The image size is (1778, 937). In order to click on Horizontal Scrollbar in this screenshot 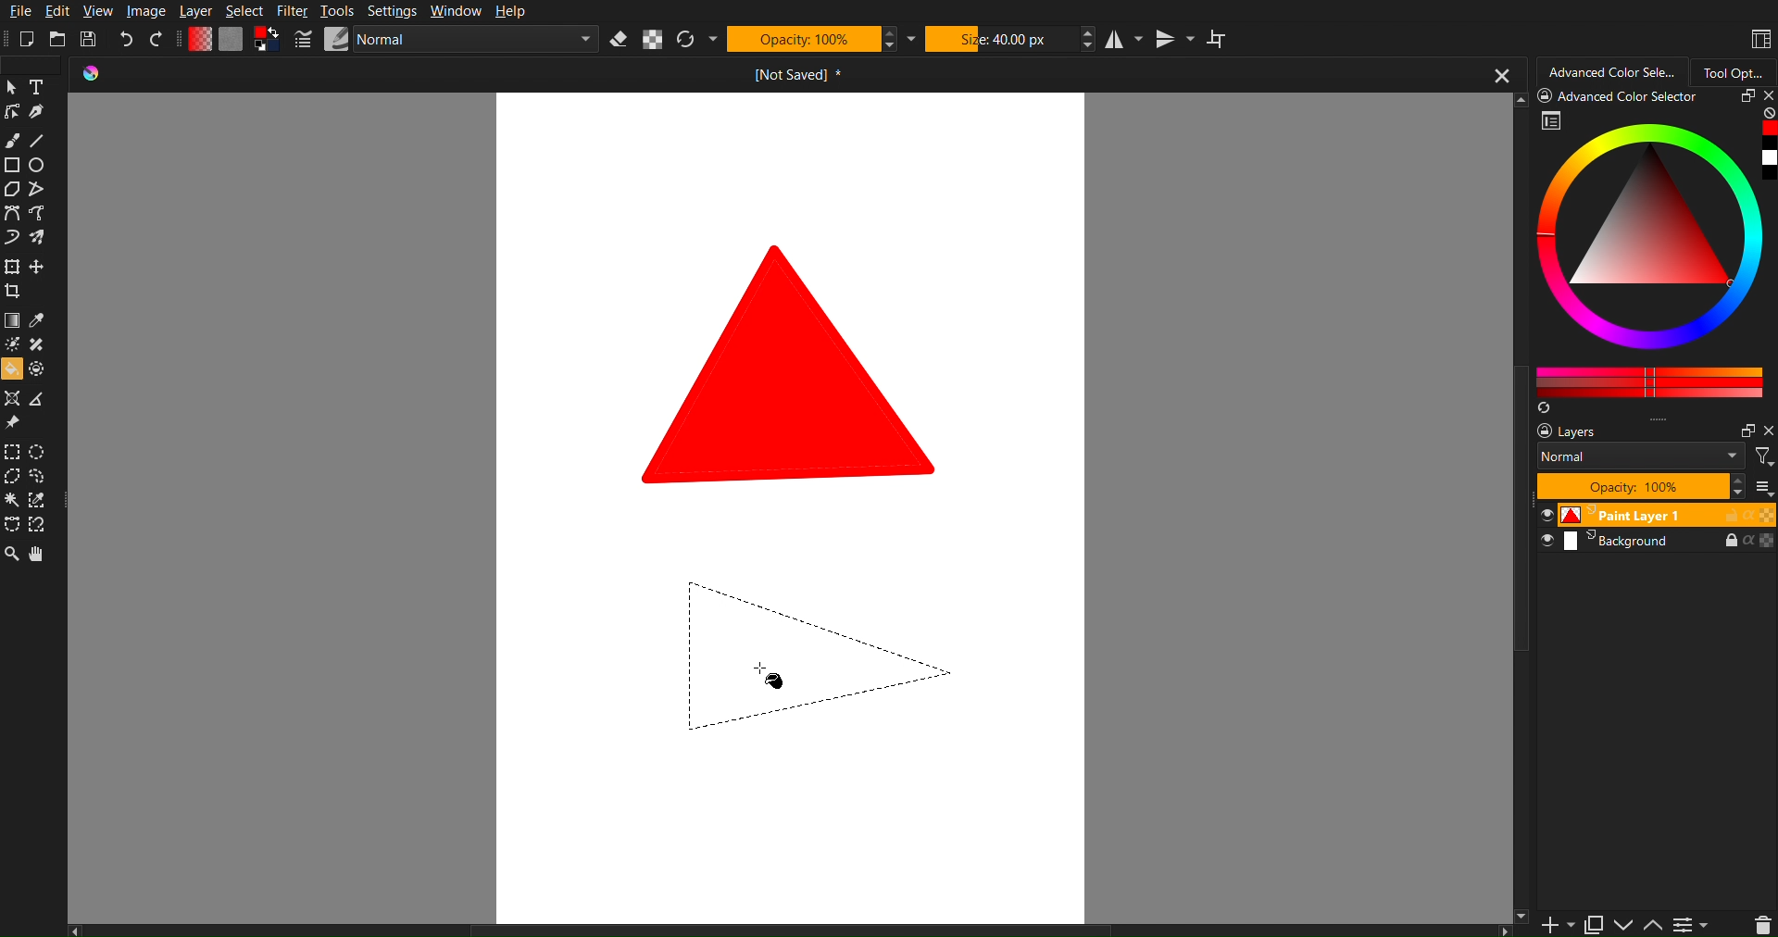, I will do `click(794, 929)`.